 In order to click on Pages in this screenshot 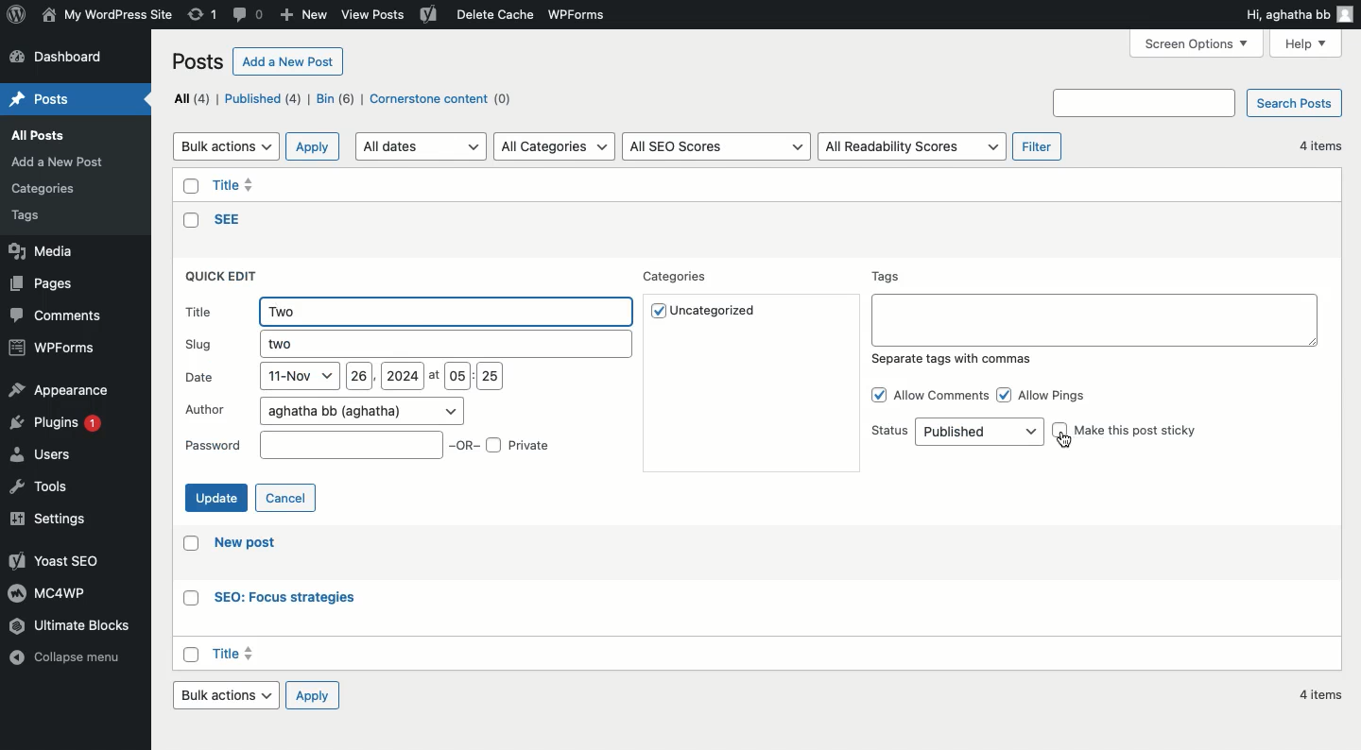, I will do `click(44, 284)`.